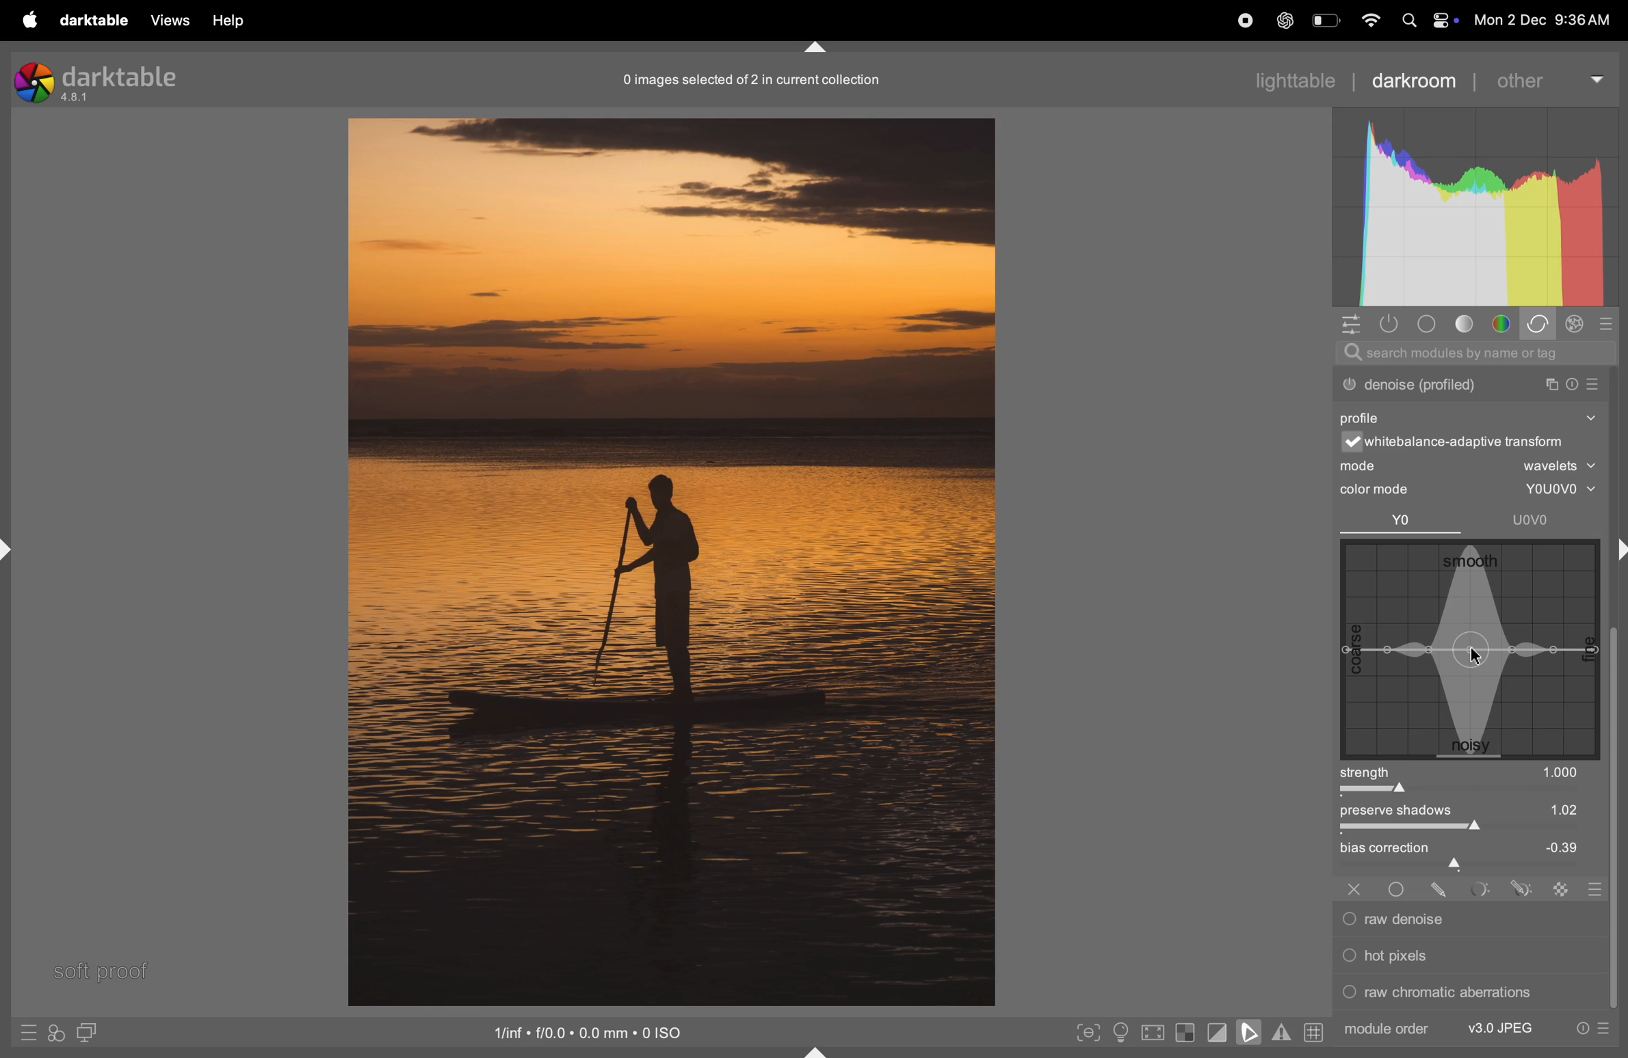  What do you see at coordinates (1088, 1032) in the screenshot?
I see `toggle peak focusing` at bounding box center [1088, 1032].